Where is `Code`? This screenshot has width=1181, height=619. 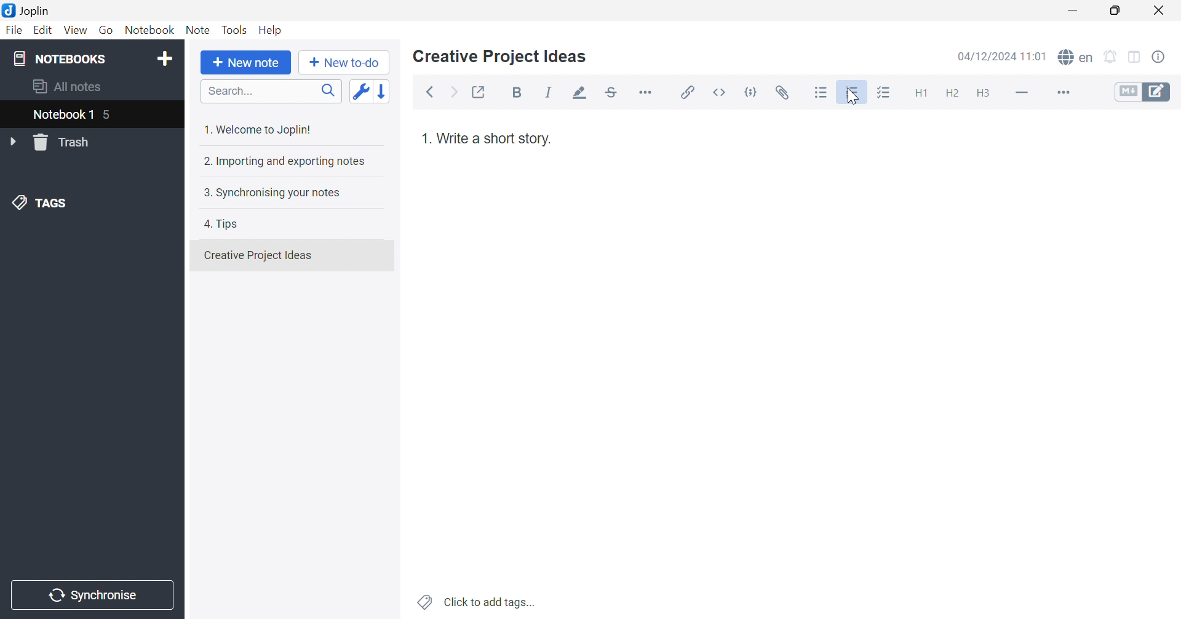 Code is located at coordinates (754, 91).